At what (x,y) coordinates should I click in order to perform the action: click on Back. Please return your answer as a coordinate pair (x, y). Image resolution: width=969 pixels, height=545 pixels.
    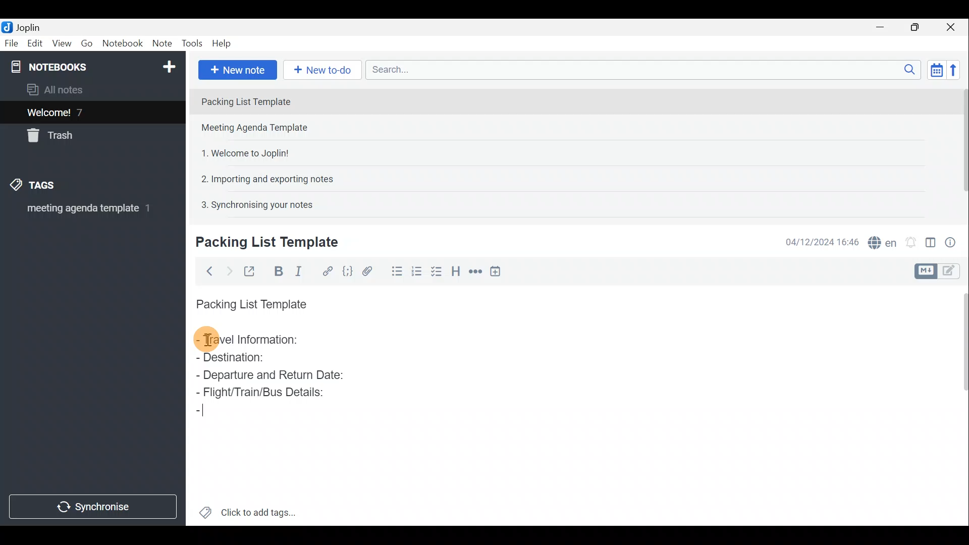
    Looking at the image, I should click on (207, 271).